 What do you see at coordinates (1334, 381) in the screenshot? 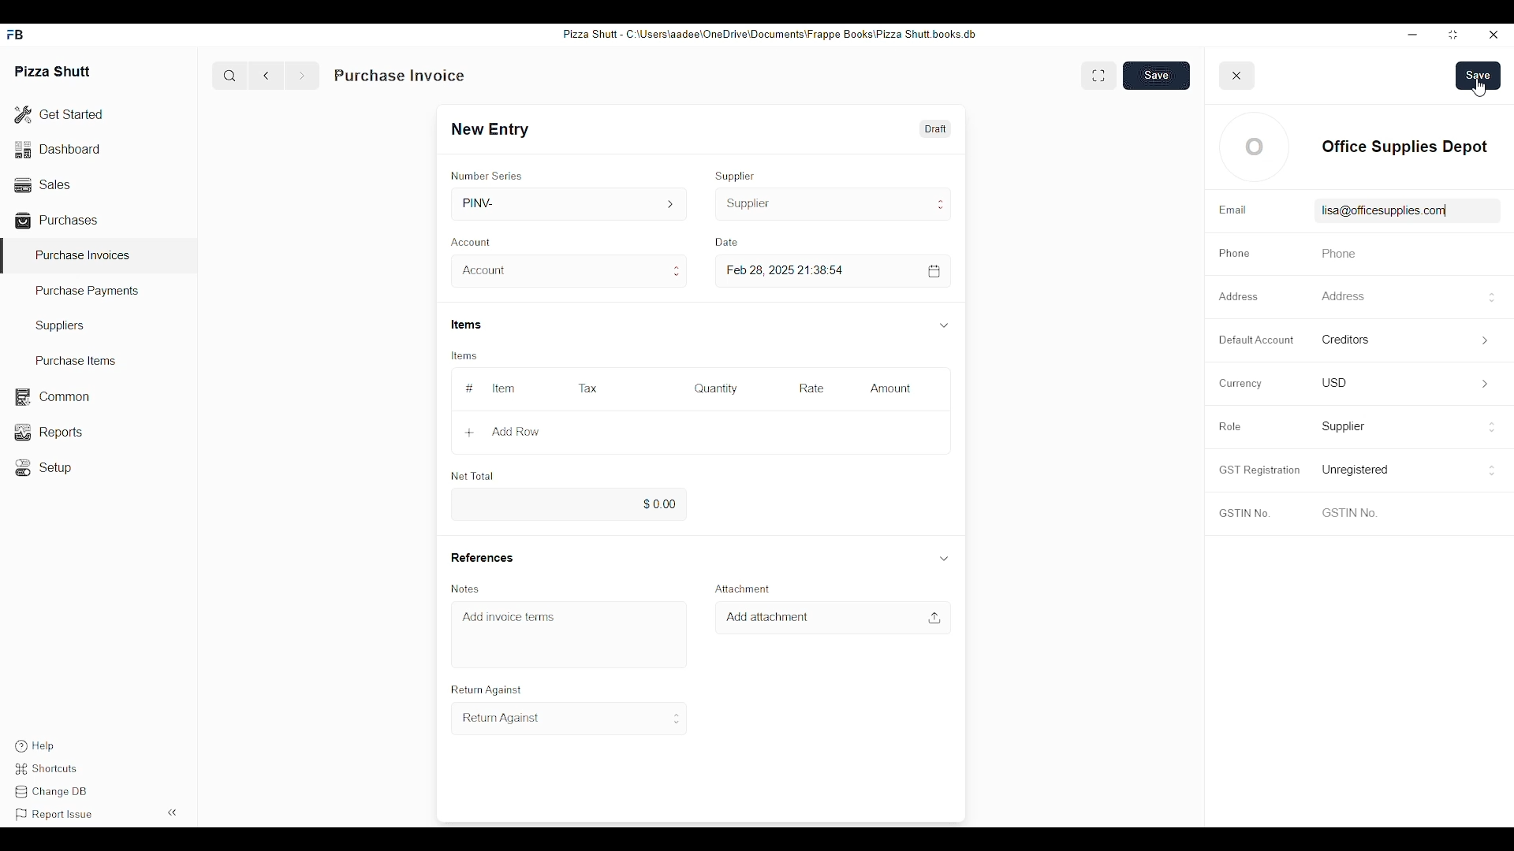
I see `USD` at bounding box center [1334, 381].